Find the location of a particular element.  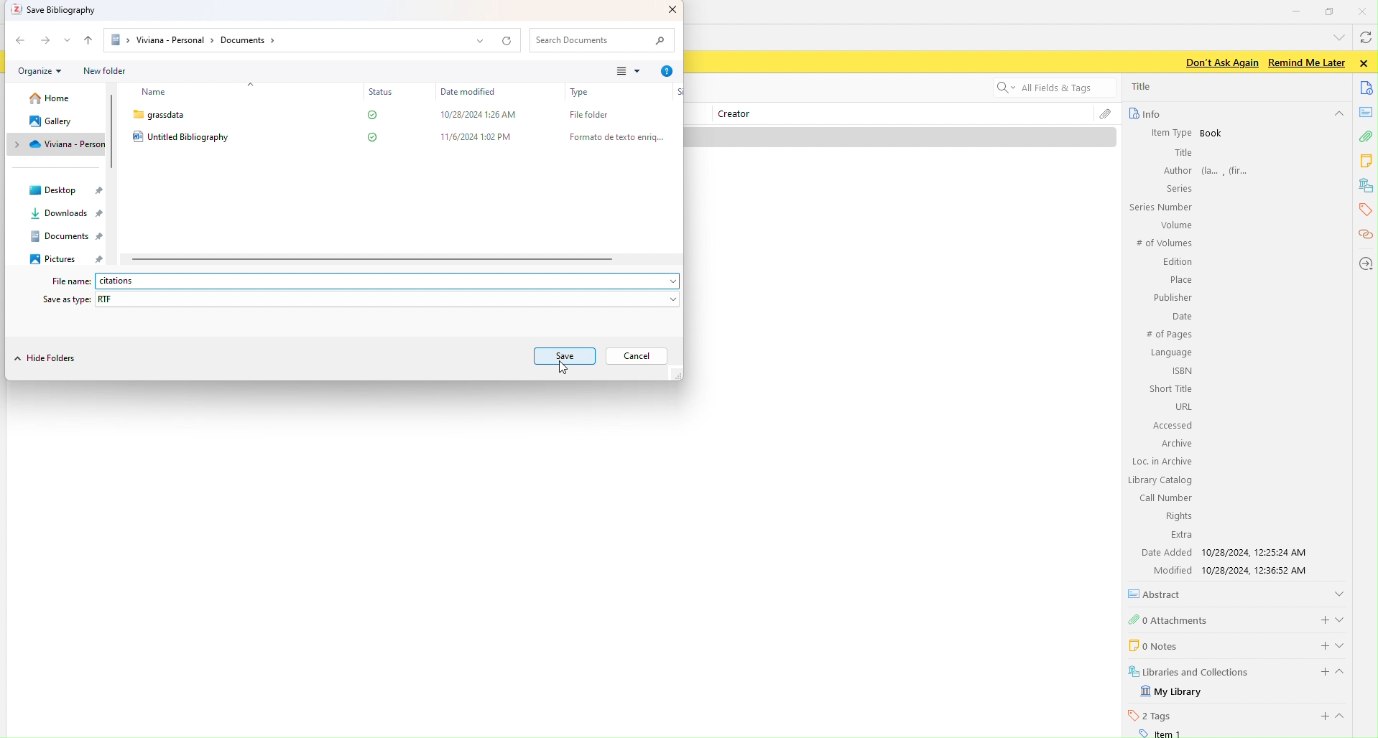

Refresh is located at coordinates (509, 40).